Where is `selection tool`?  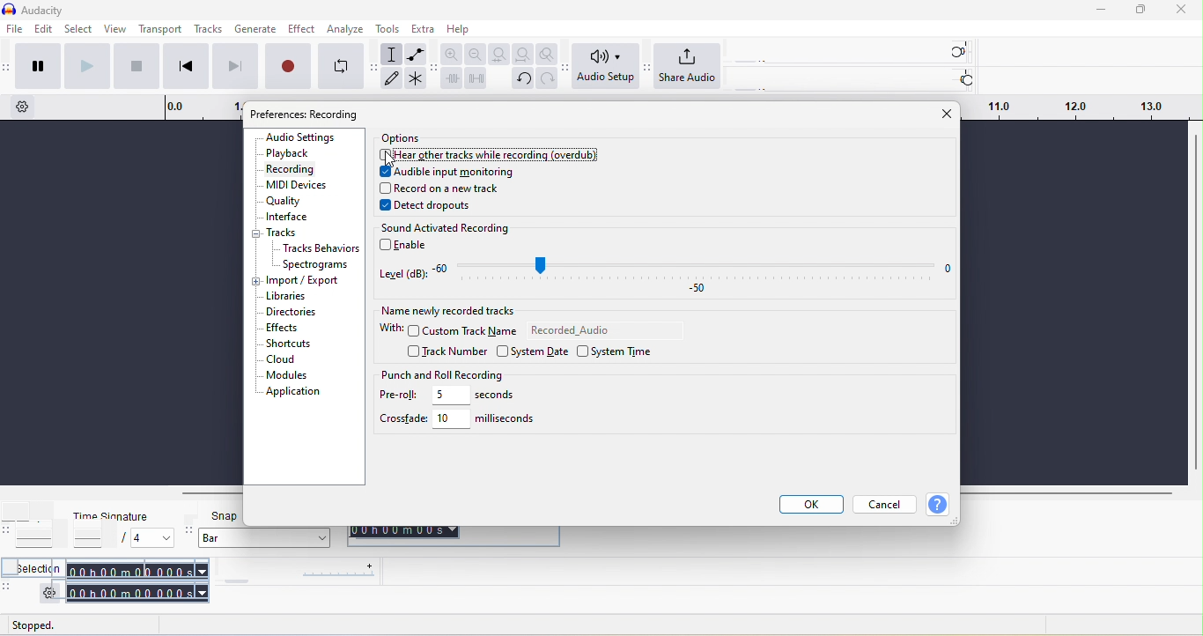
selection tool is located at coordinates (394, 53).